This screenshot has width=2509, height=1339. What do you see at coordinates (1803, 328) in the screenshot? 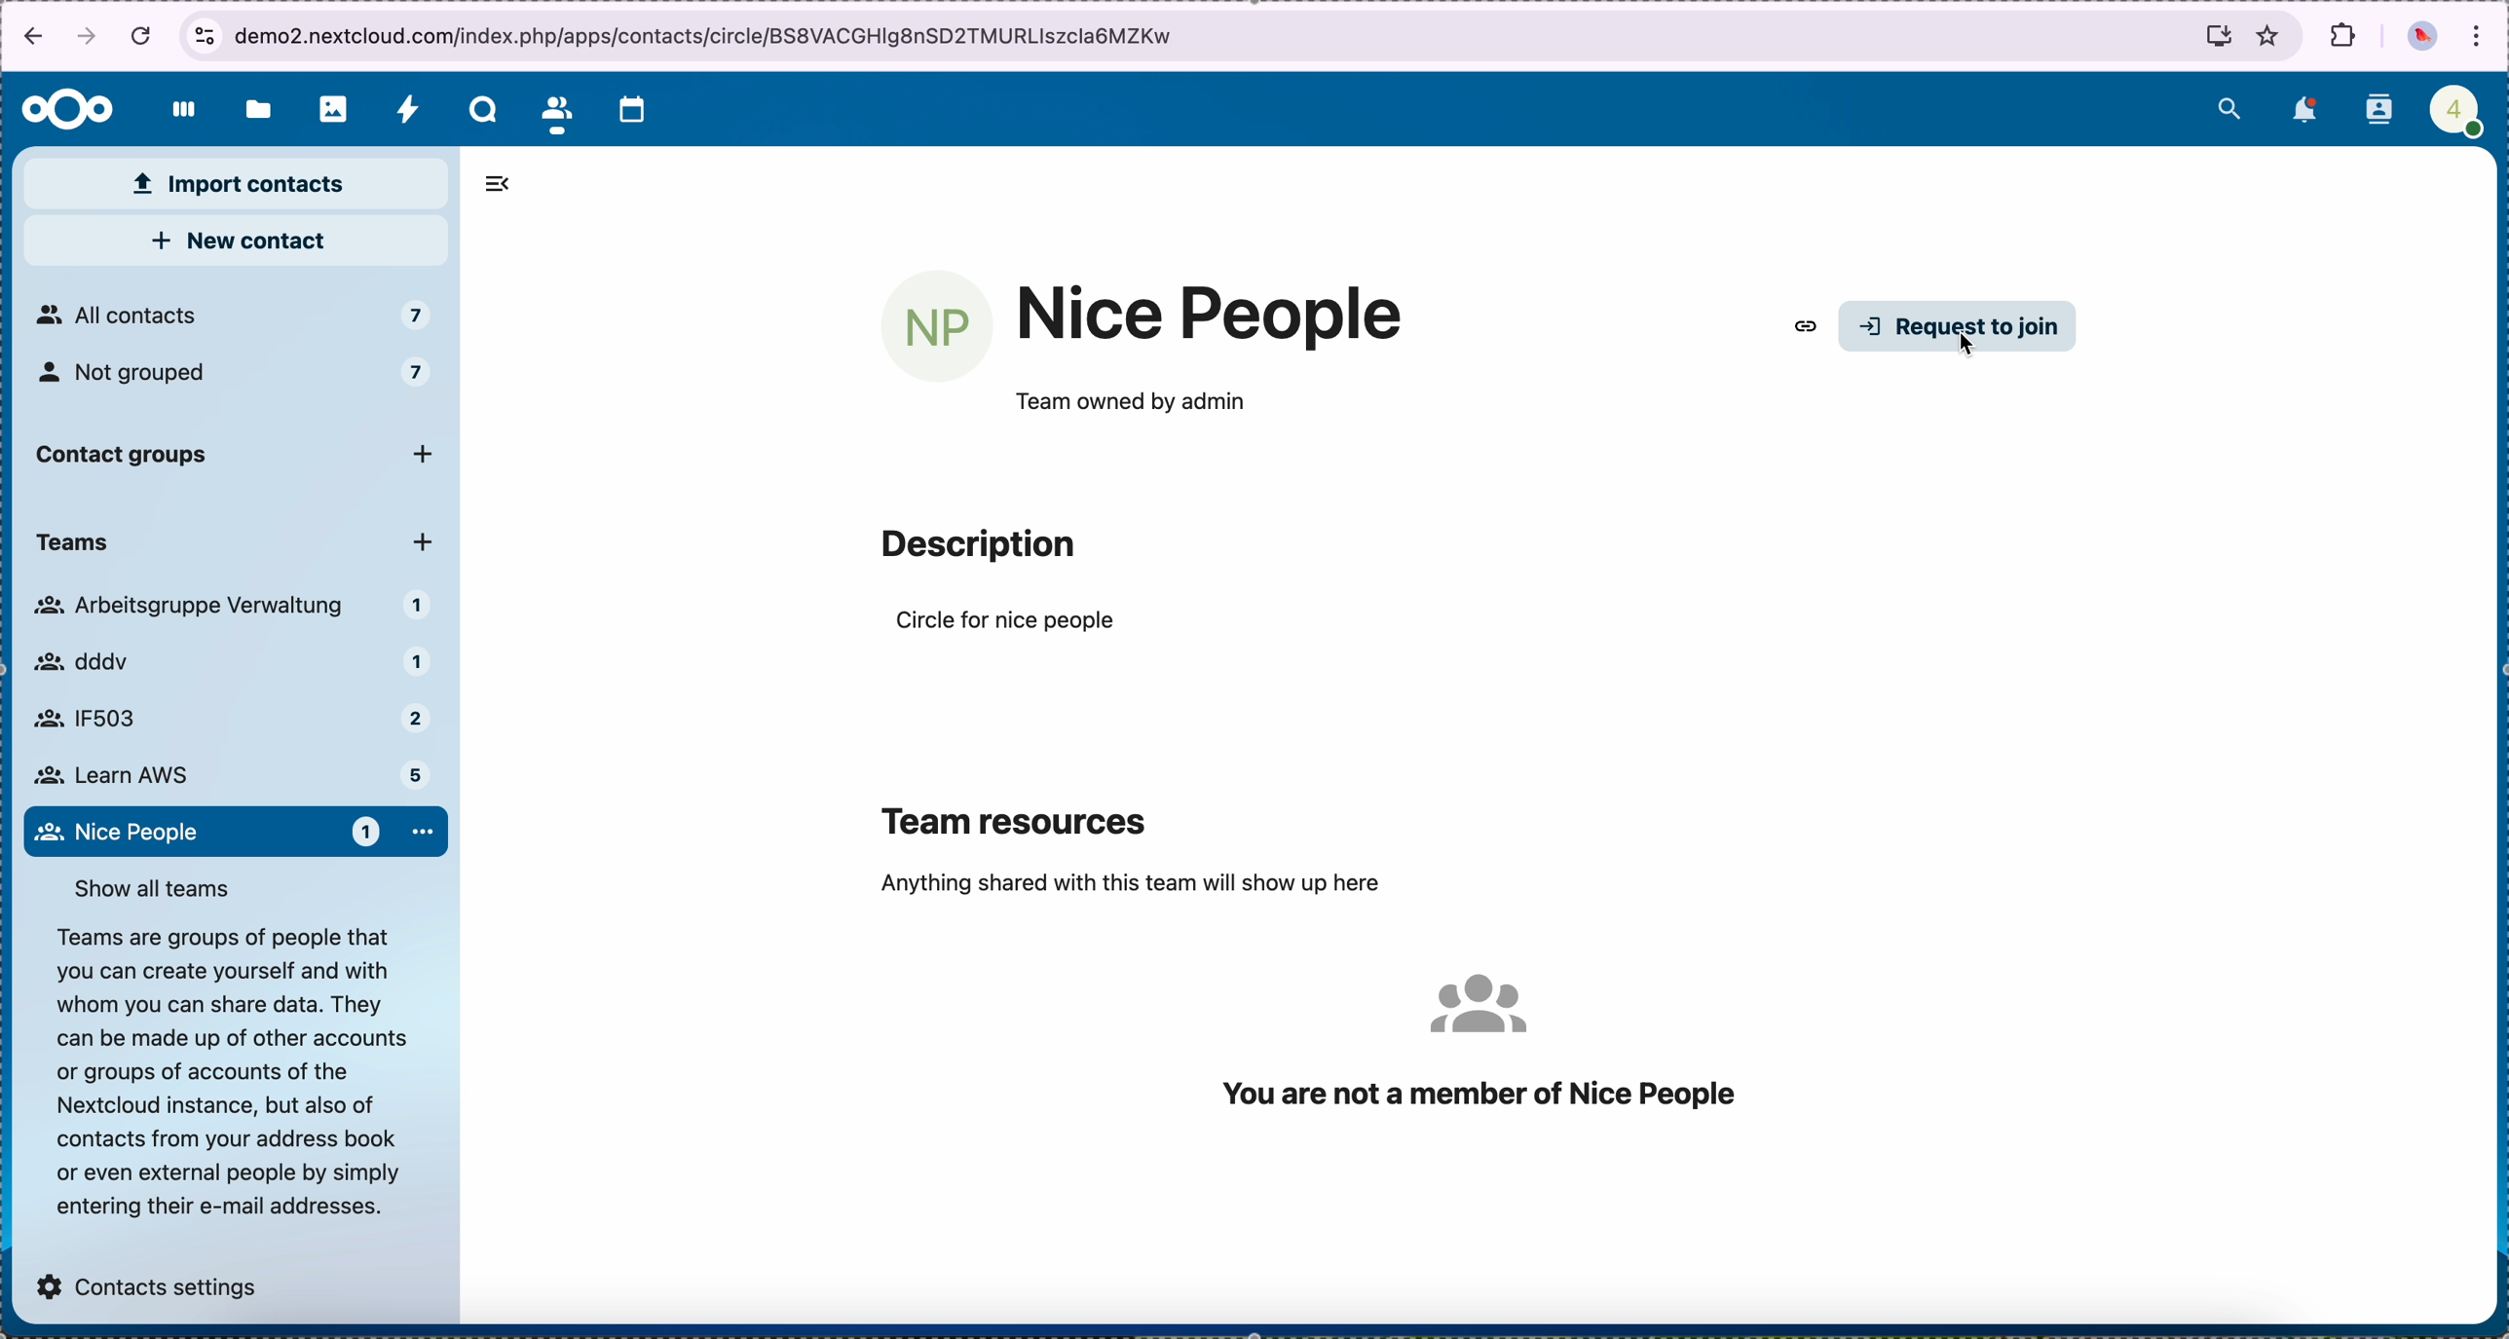
I see `copy hyperlink` at bounding box center [1803, 328].